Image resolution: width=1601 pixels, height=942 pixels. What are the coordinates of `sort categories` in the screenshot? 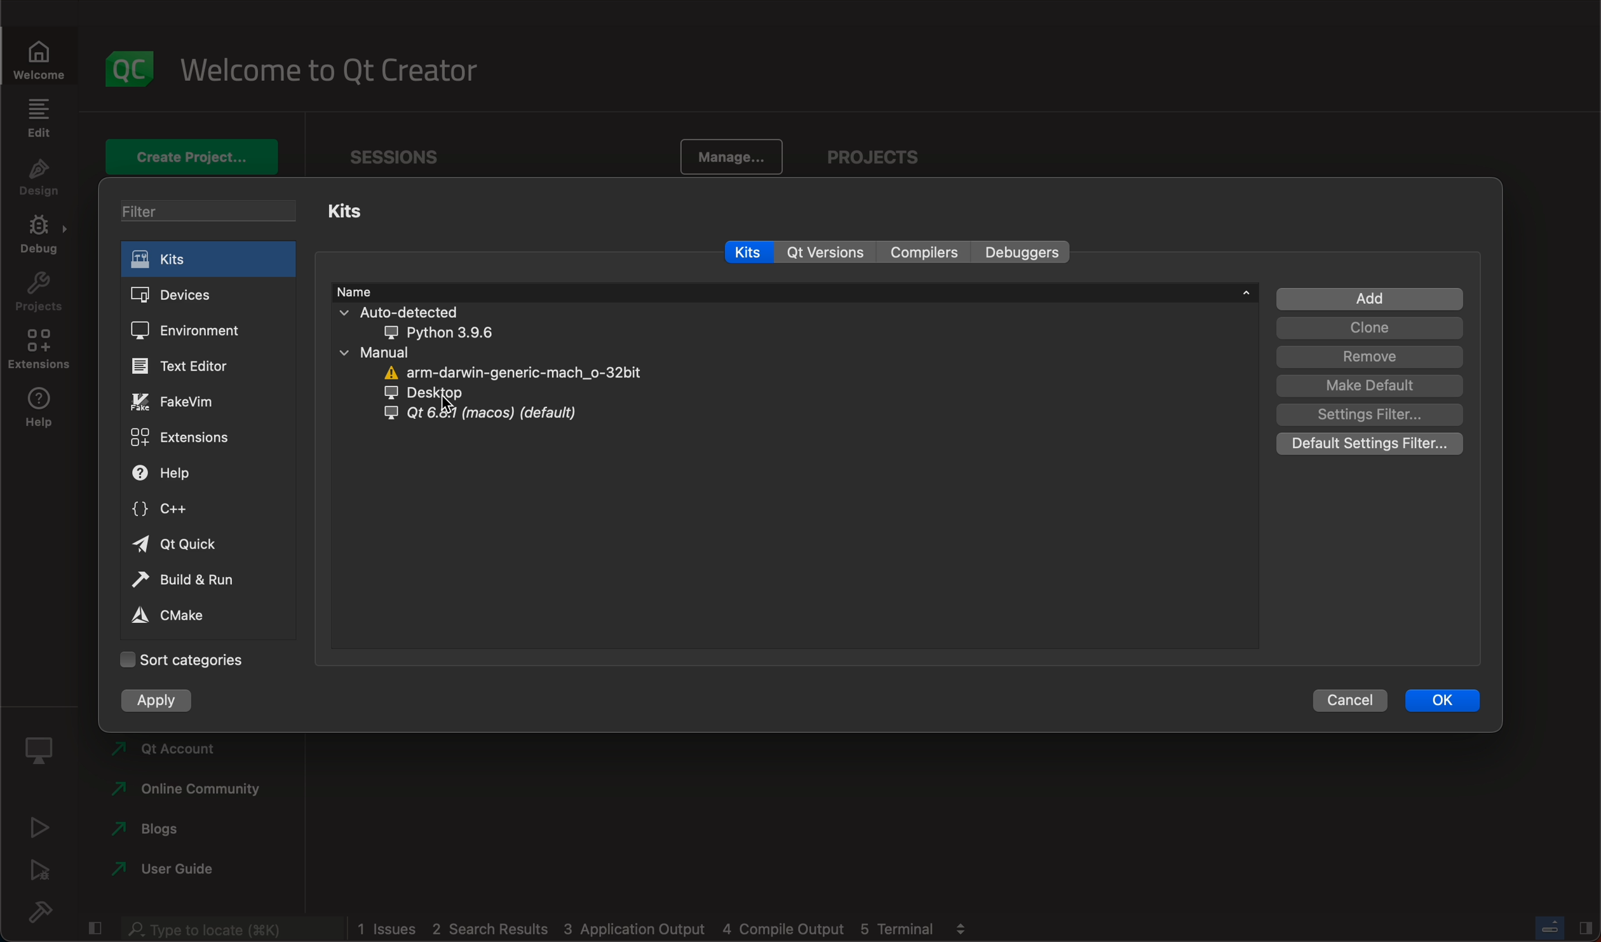 It's located at (182, 658).